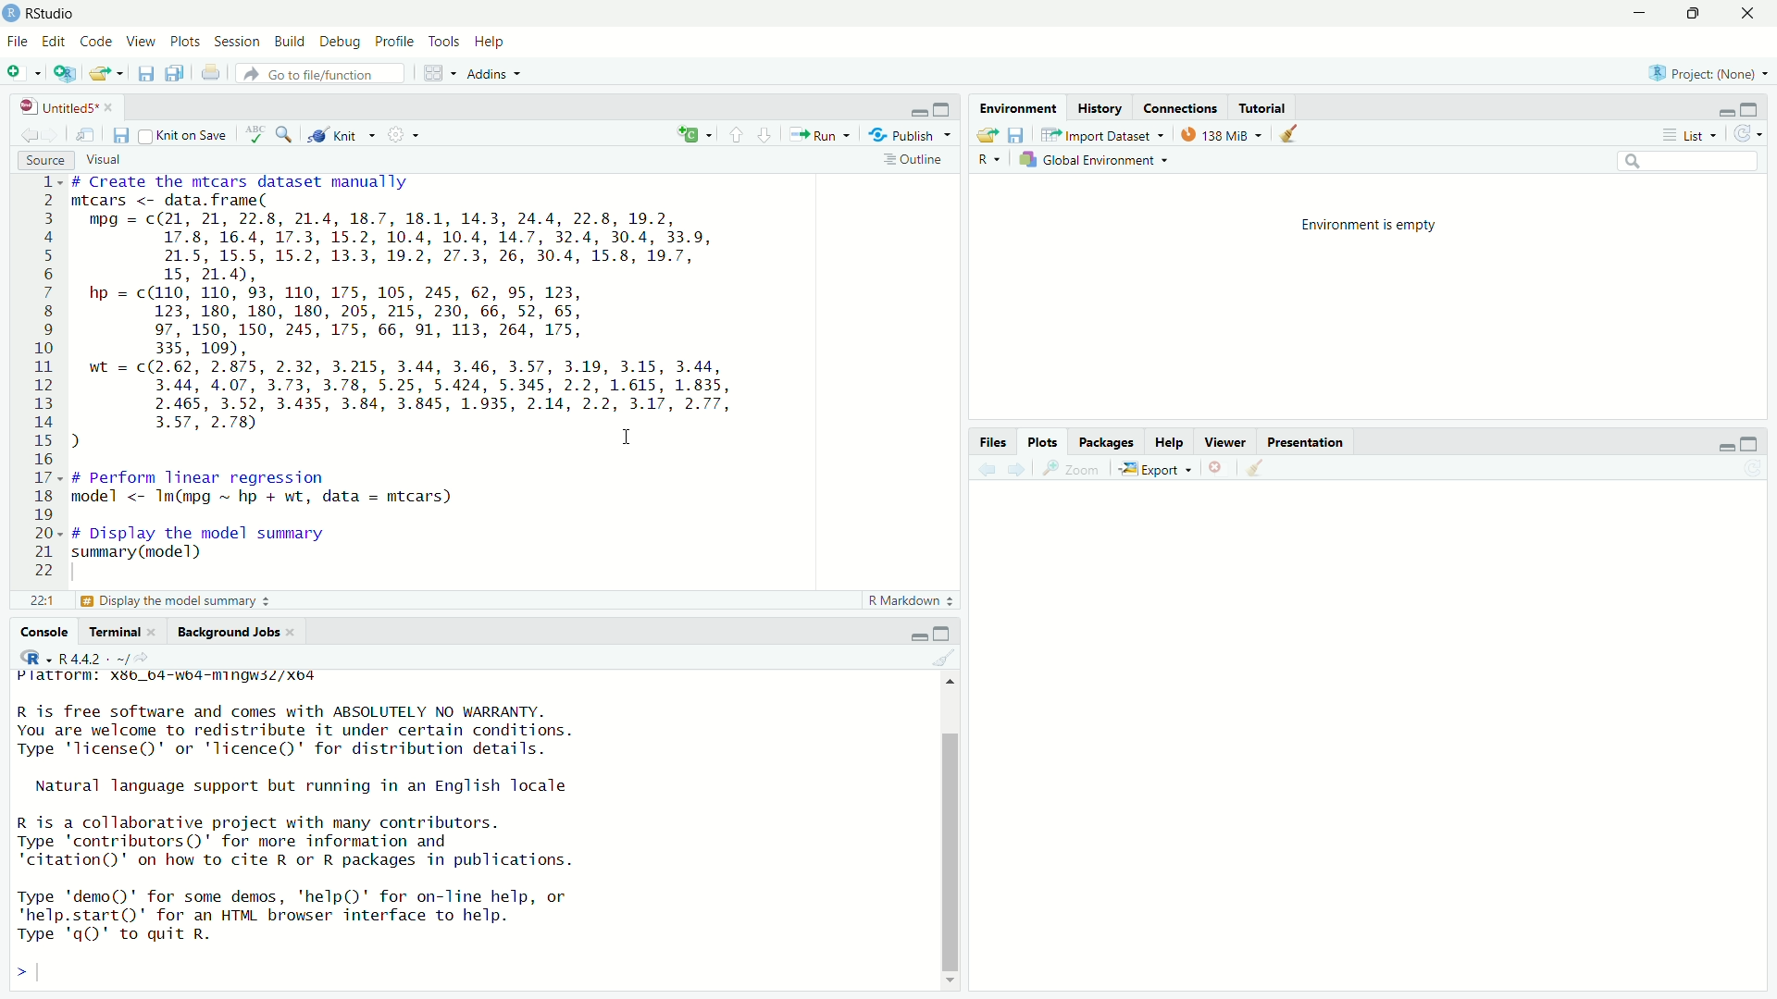  What do you see at coordinates (1750, 13) in the screenshot?
I see `close` at bounding box center [1750, 13].